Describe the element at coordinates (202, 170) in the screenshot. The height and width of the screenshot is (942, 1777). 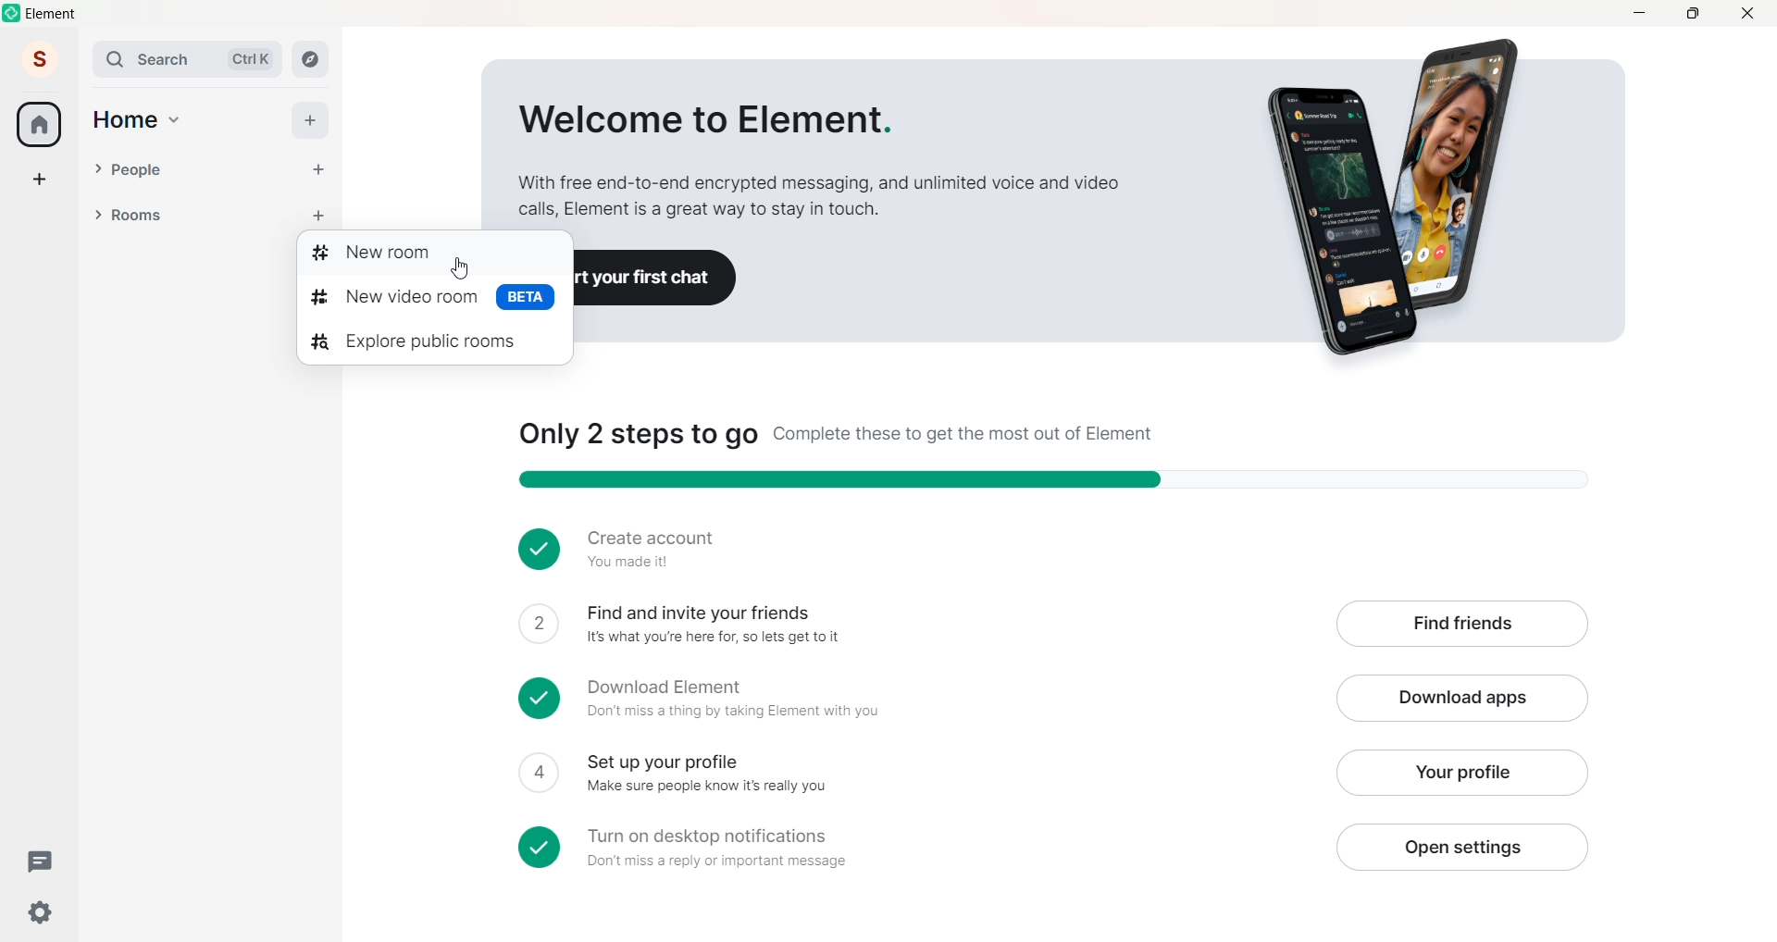
I see `People` at that location.